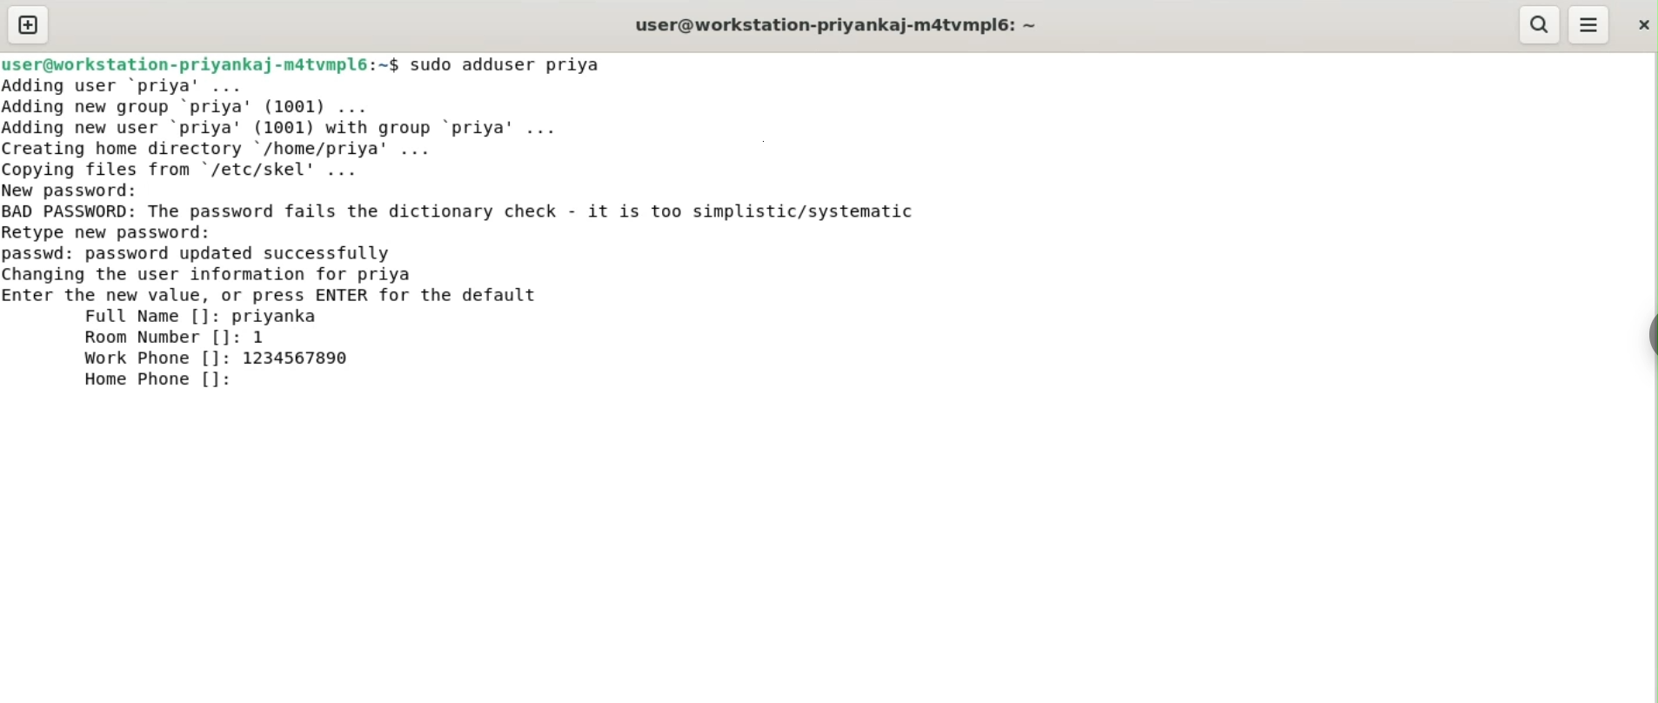 Image resolution: width=1658 pixels, height=703 pixels. Describe the element at coordinates (279, 316) in the screenshot. I see `priyanka` at that location.